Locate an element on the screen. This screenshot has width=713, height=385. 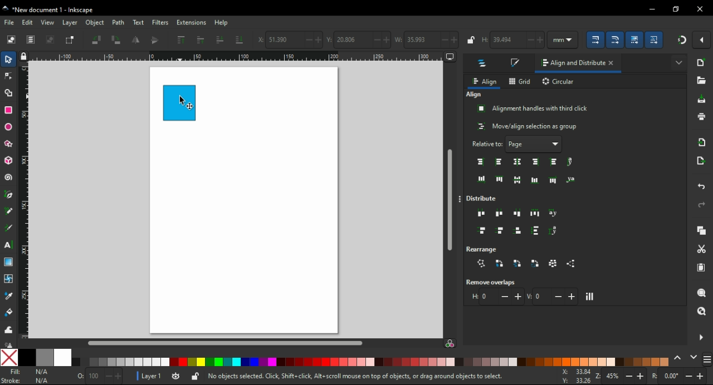
height of selection is located at coordinates (514, 40).